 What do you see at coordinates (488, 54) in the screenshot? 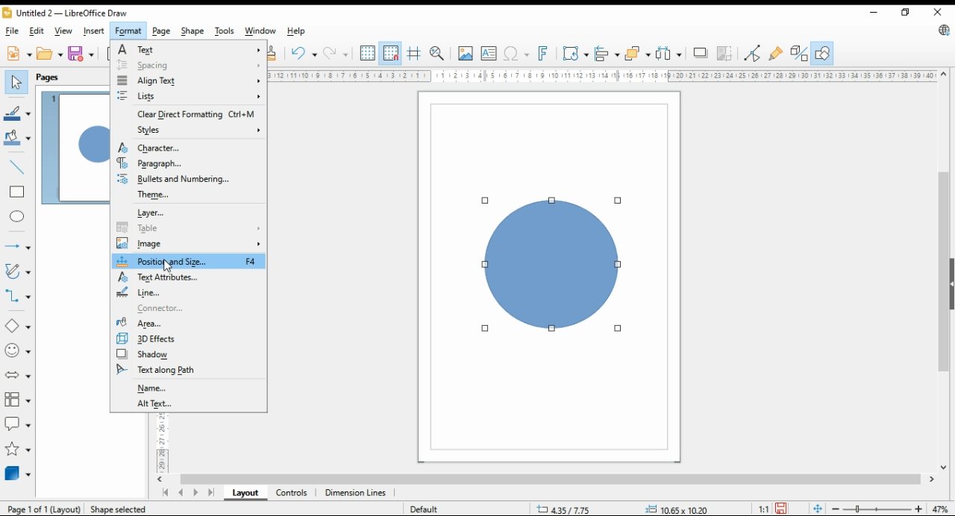
I see `insert text box` at bounding box center [488, 54].